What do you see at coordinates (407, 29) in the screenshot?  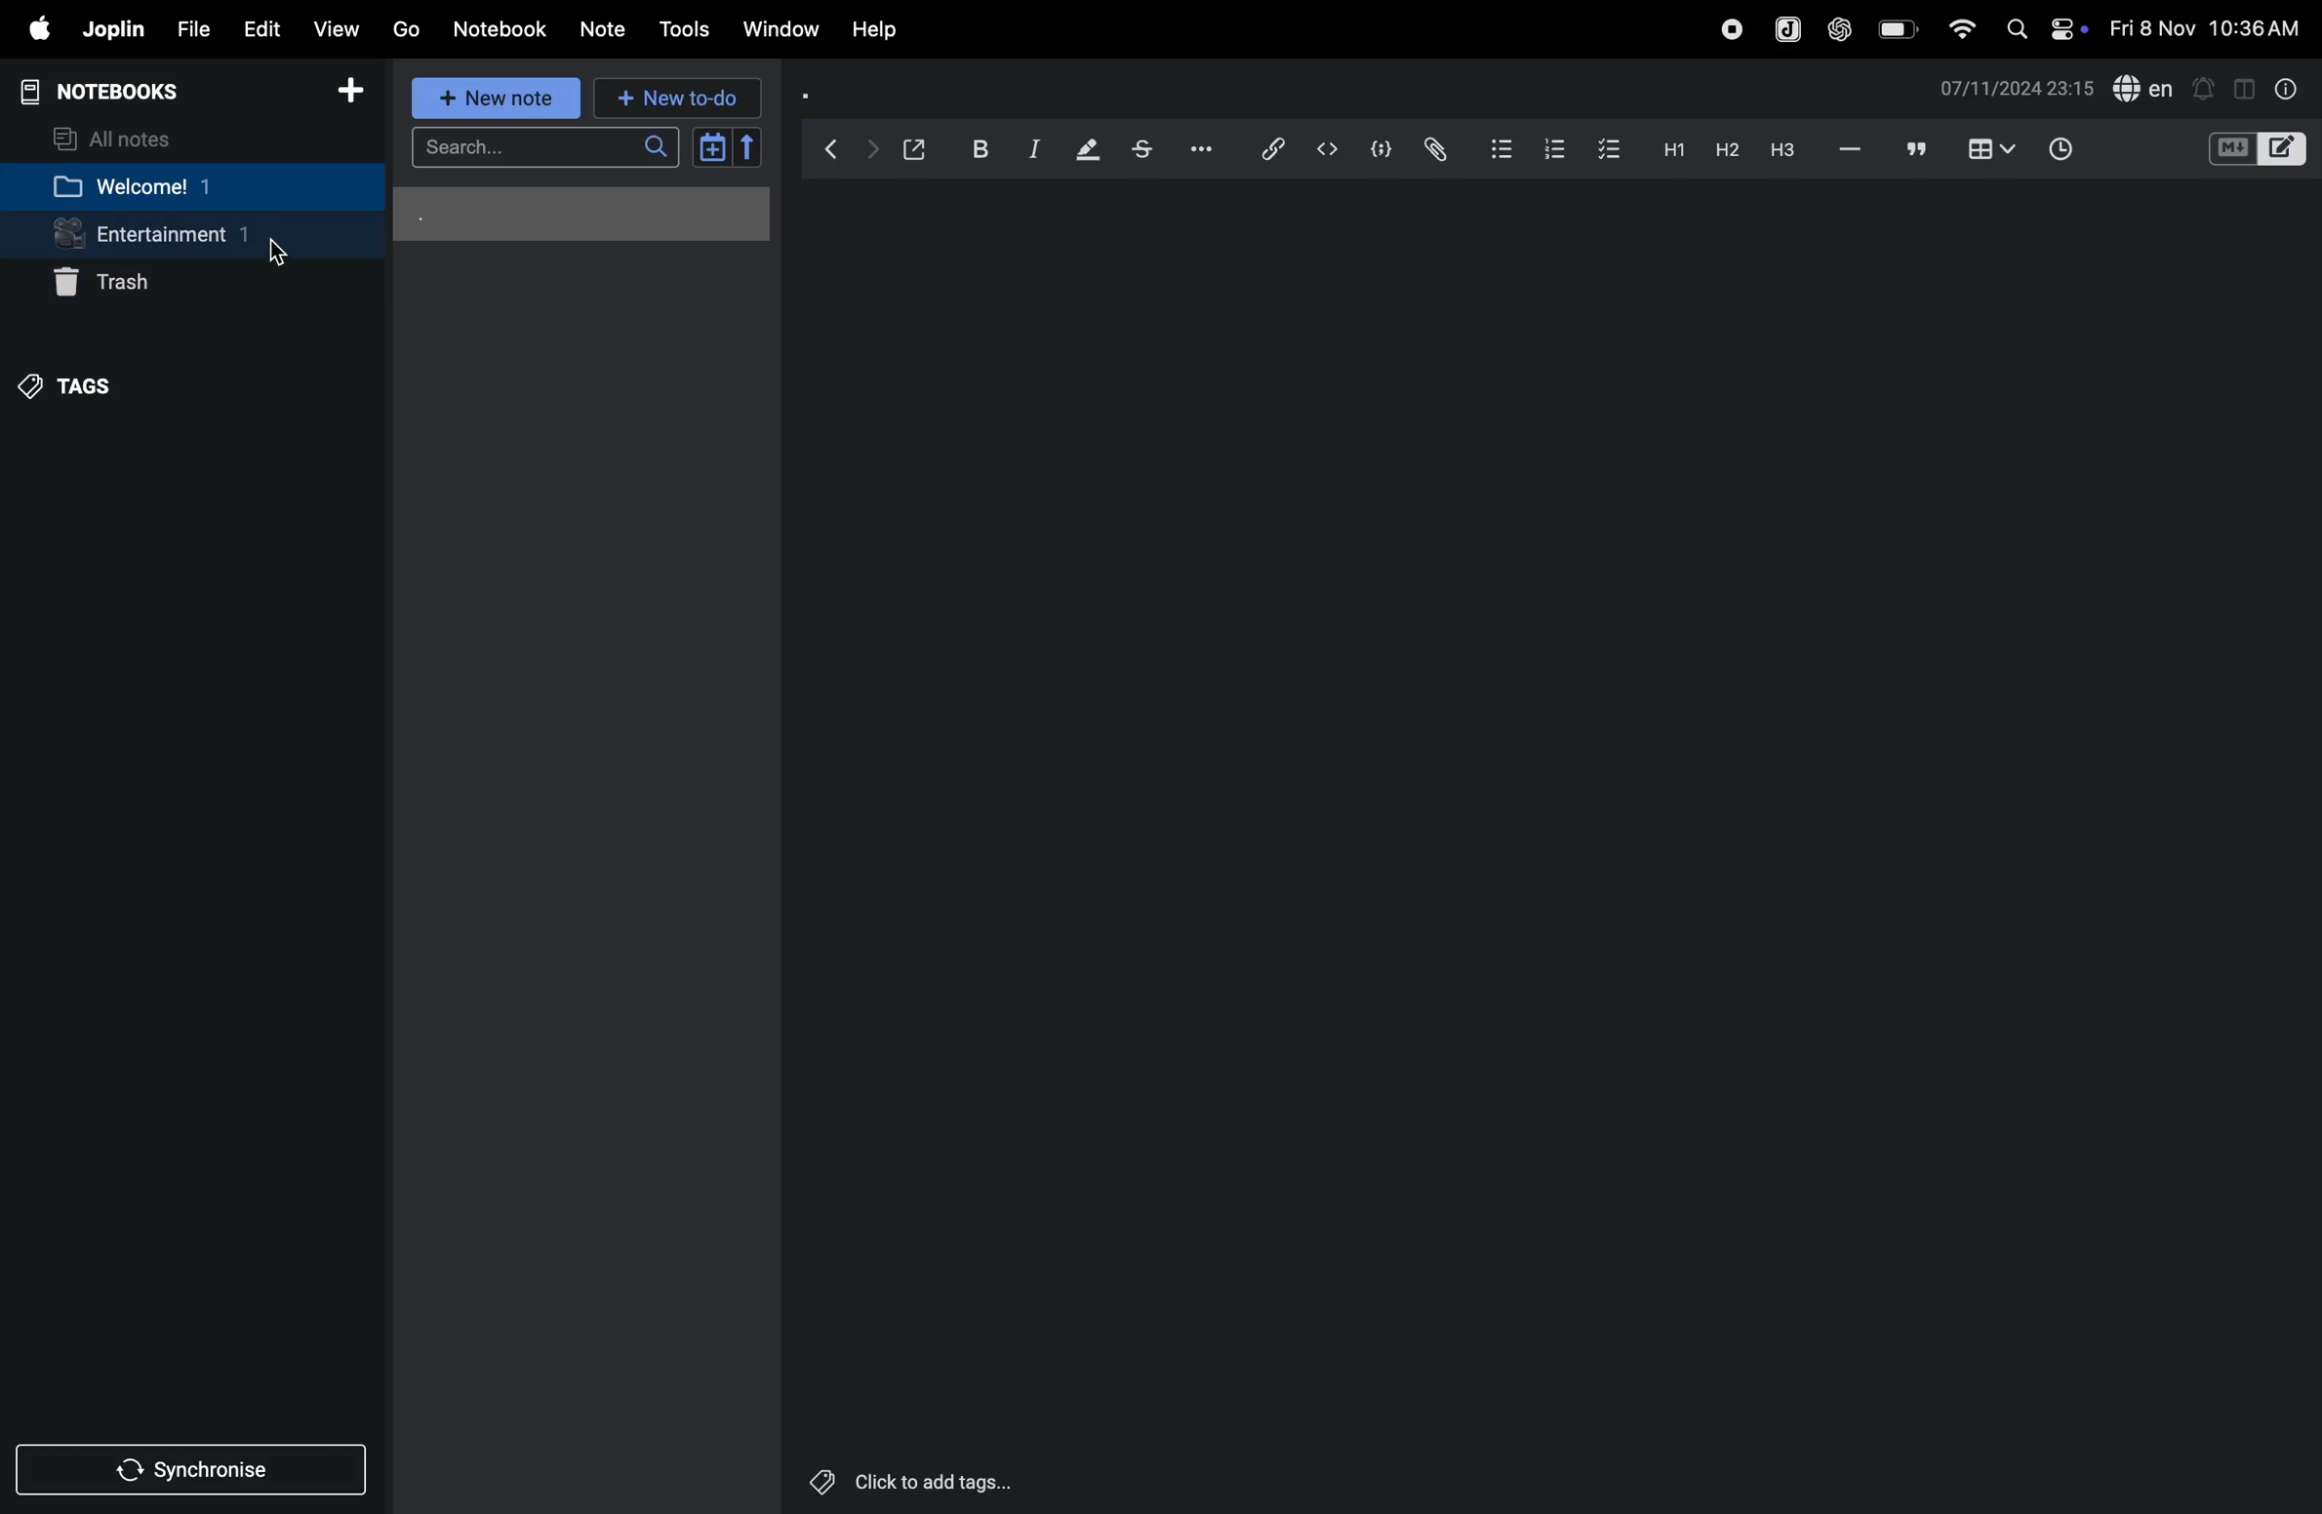 I see `go` at bounding box center [407, 29].